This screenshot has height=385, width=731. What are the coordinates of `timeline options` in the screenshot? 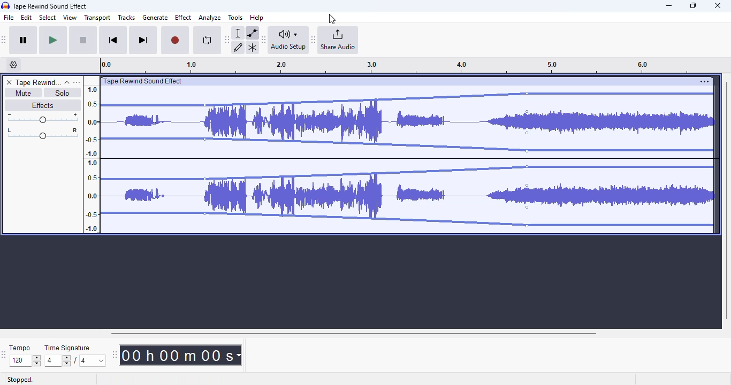 It's located at (14, 65).